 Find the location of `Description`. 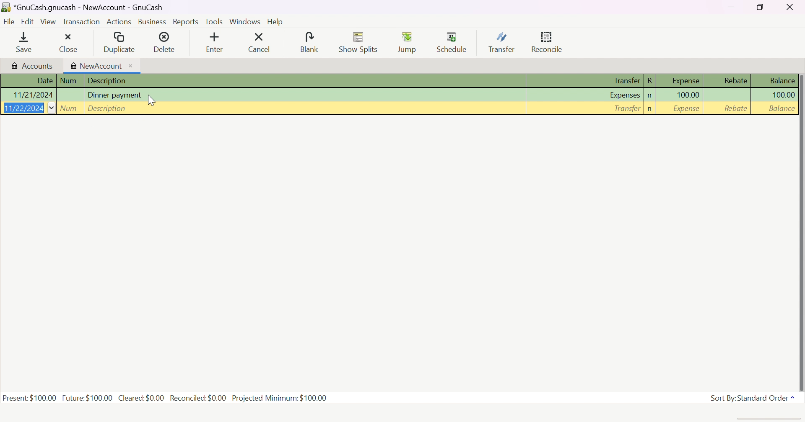

Description is located at coordinates (108, 107).